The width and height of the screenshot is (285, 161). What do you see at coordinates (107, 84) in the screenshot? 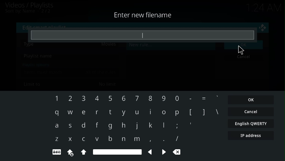
I see `no limit` at bounding box center [107, 84].